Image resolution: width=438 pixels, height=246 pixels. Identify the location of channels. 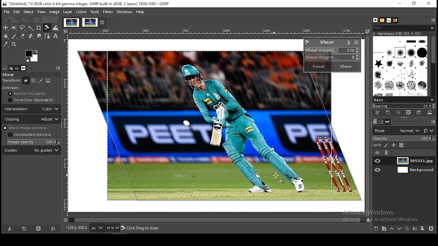
(382, 122).